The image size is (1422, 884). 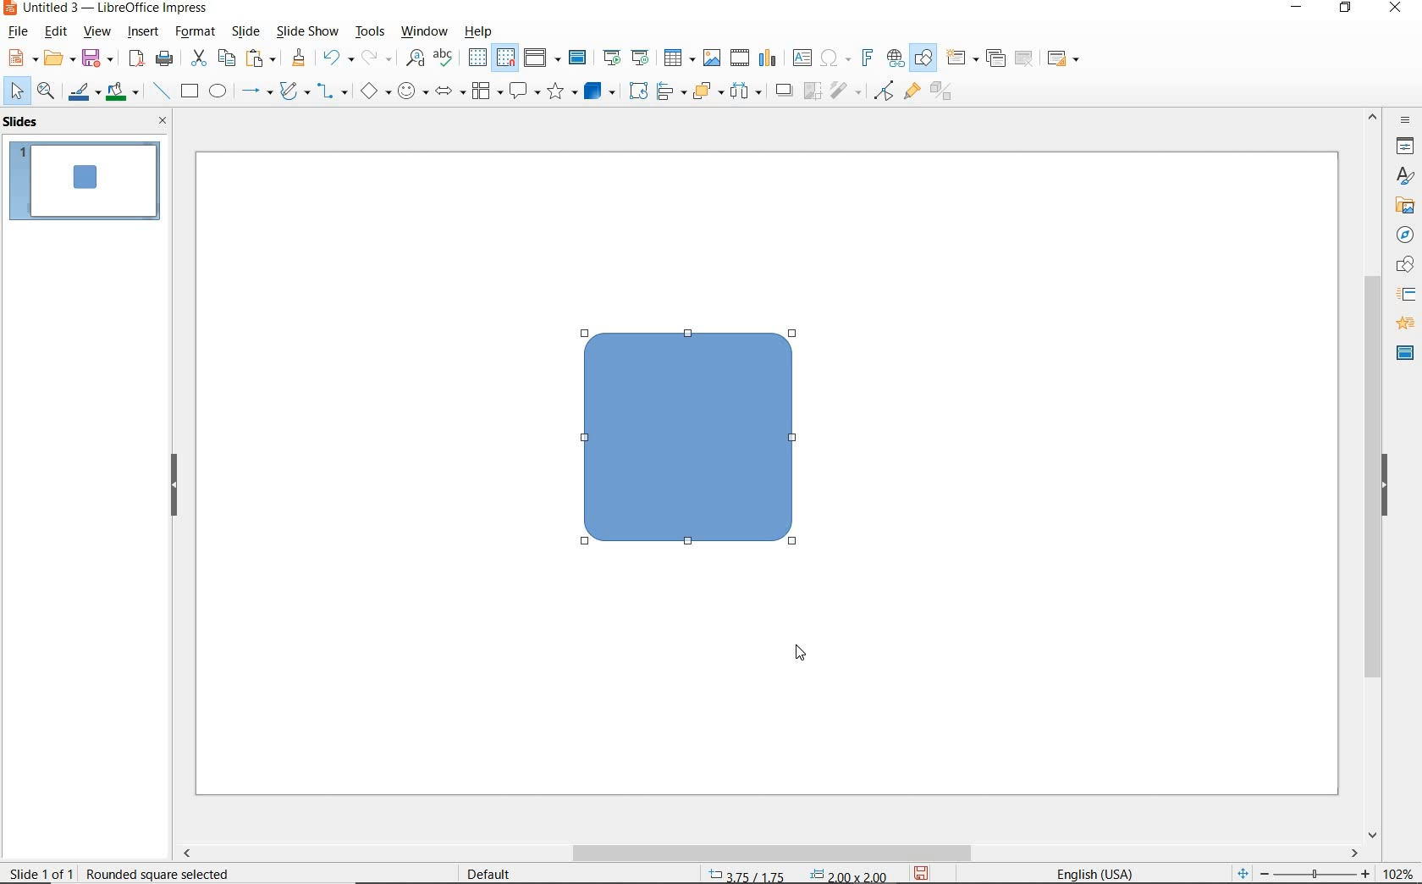 What do you see at coordinates (56, 32) in the screenshot?
I see `edit` at bounding box center [56, 32].